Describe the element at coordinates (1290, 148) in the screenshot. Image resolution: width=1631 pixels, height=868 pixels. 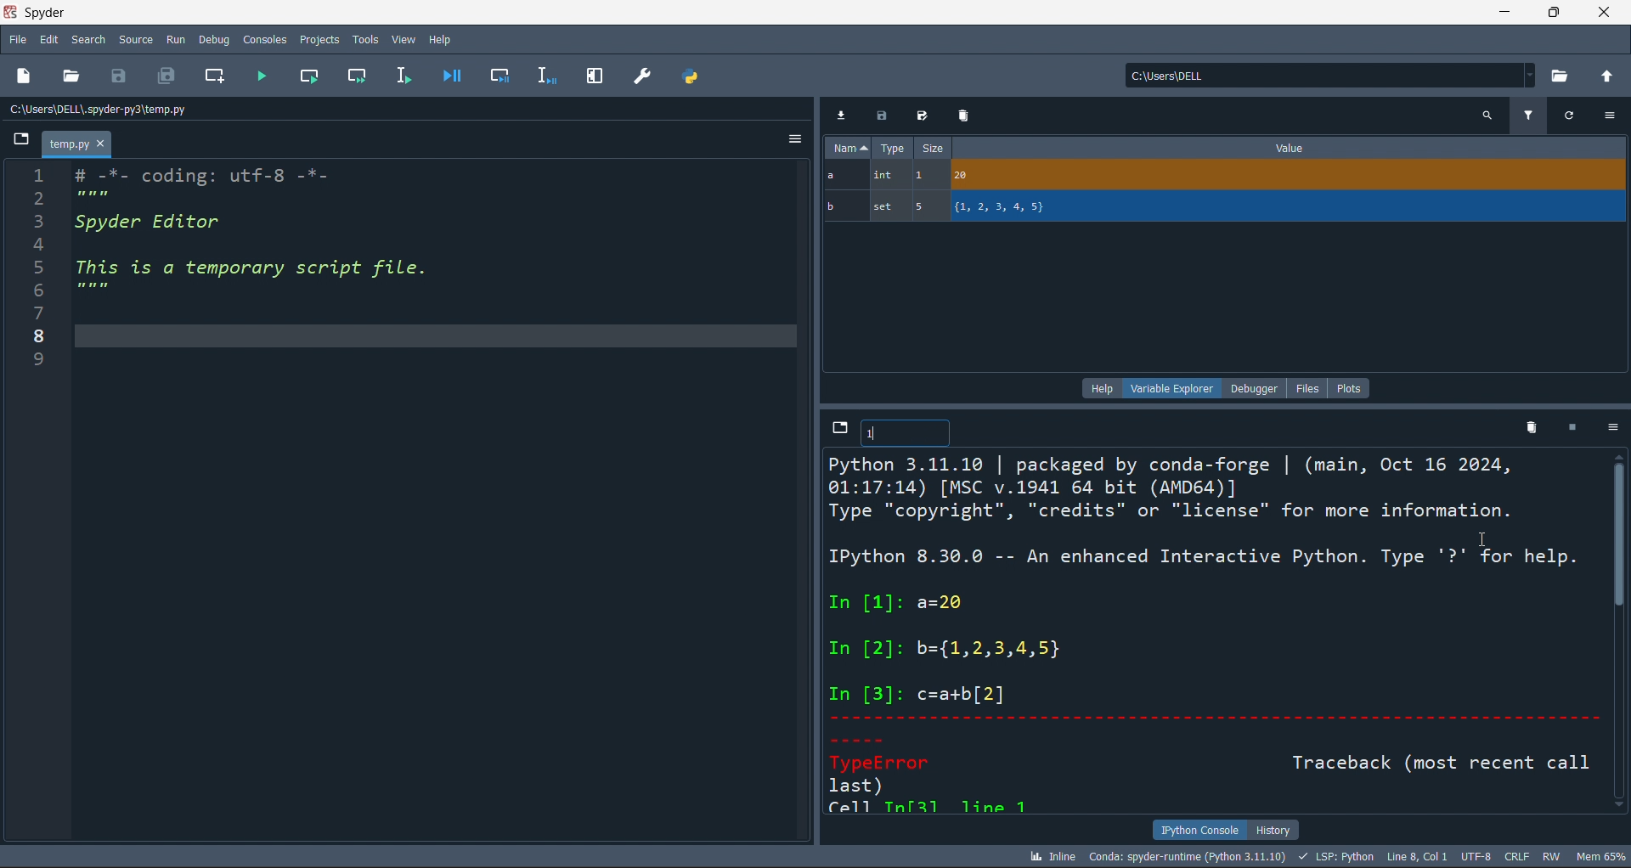
I see `value` at that location.